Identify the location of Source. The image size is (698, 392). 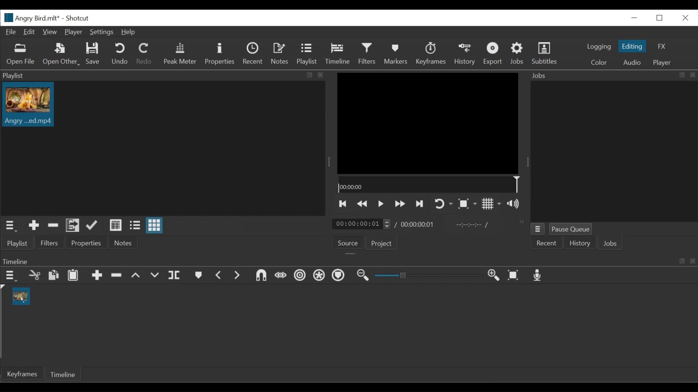
(348, 241).